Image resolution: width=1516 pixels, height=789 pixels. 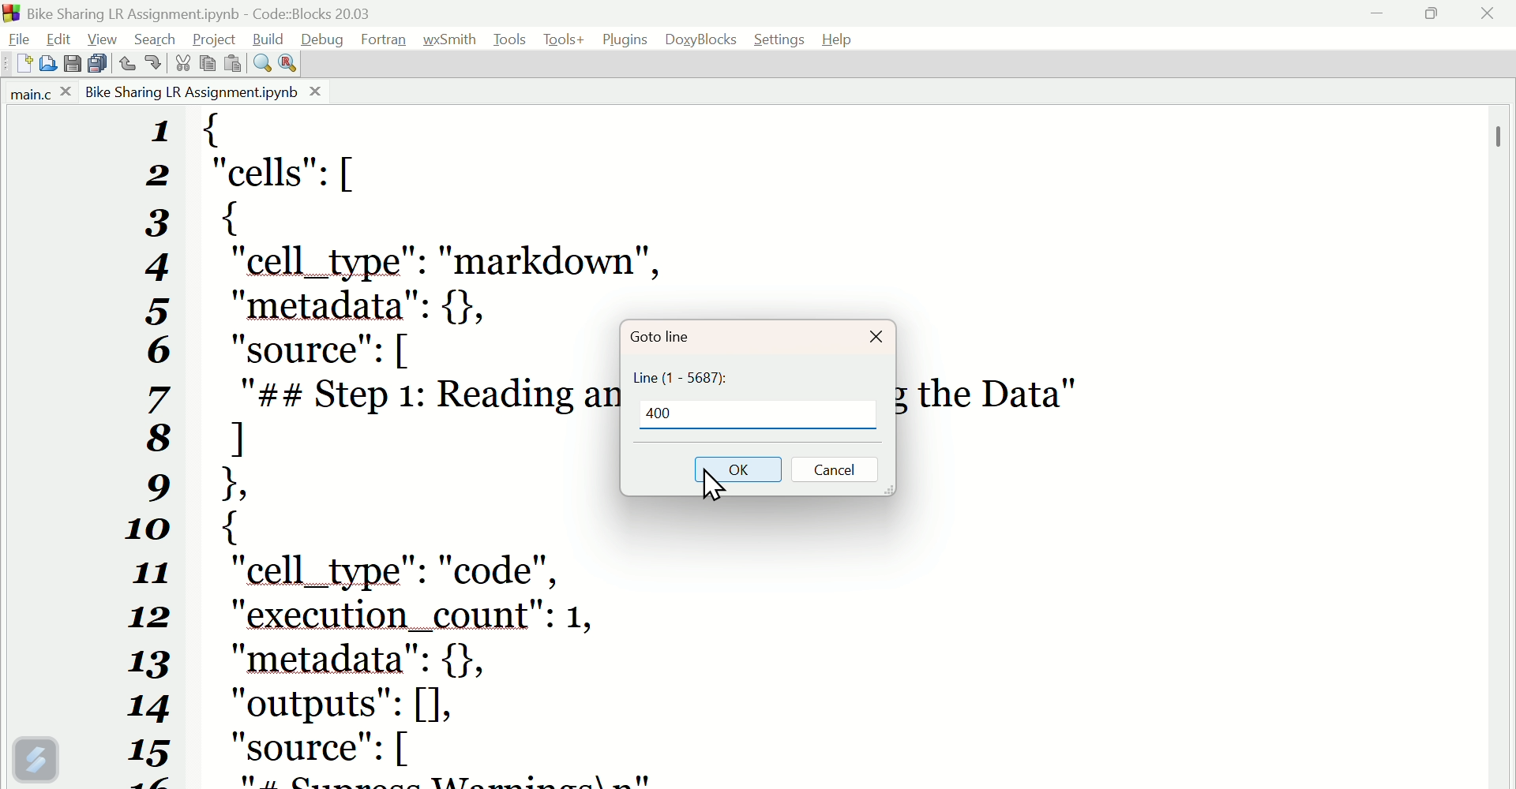 What do you see at coordinates (387, 40) in the screenshot?
I see `Fortran` at bounding box center [387, 40].